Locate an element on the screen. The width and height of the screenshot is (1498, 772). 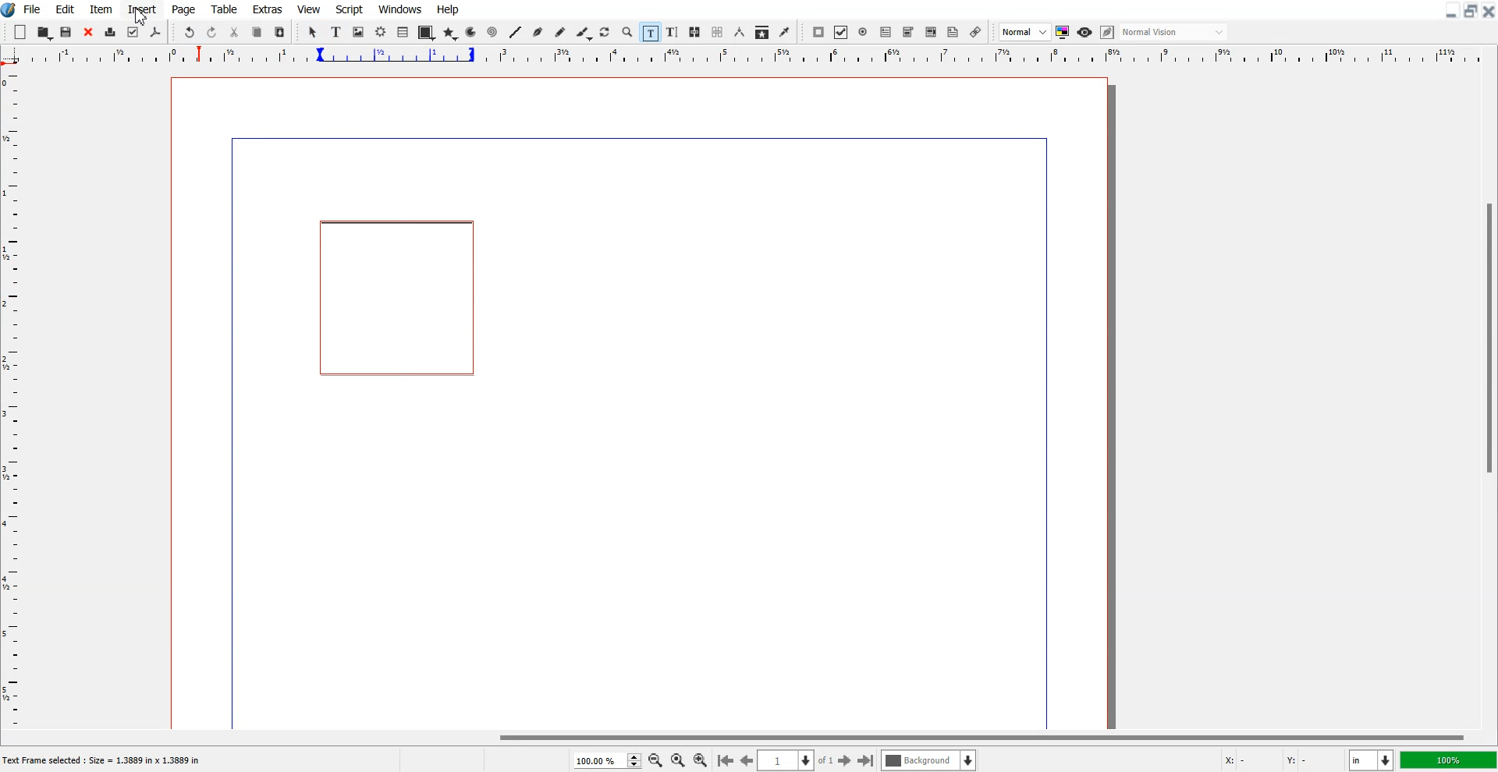
Print is located at coordinates (111, 34).